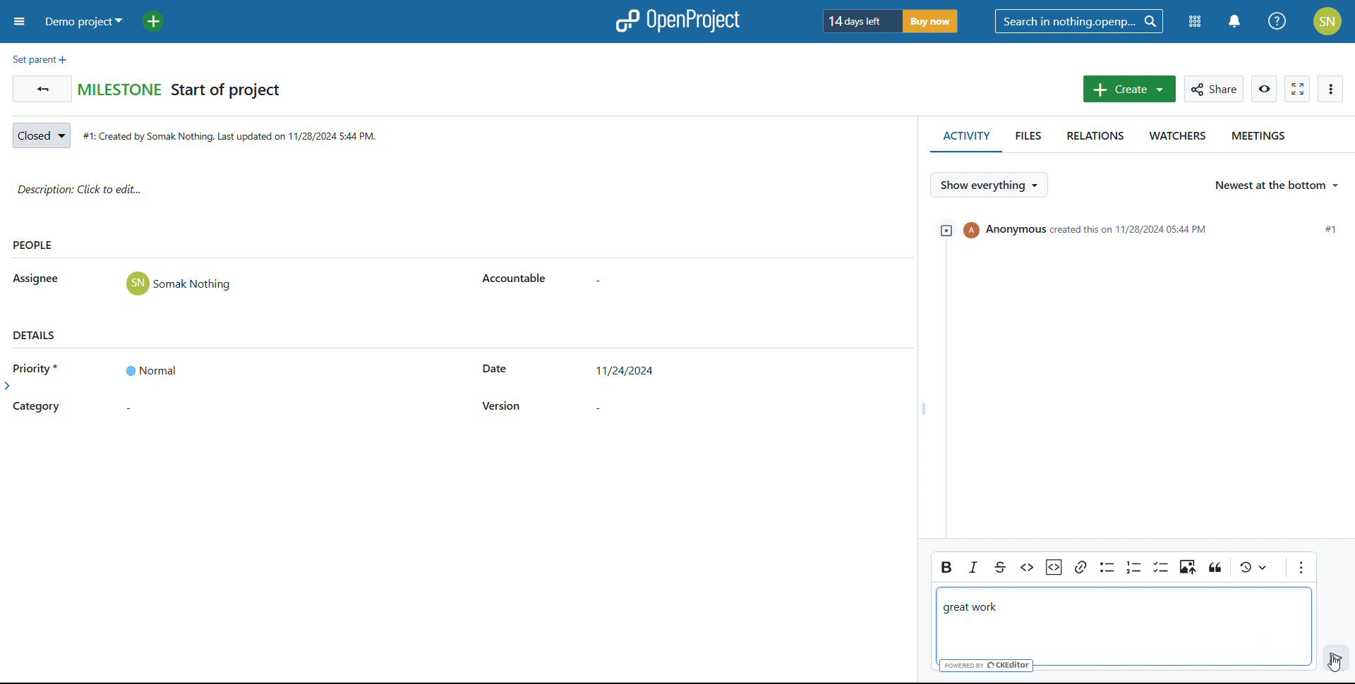 Image resolution: width=1355 pixels, height=684 pixels. I want to click on resize, so click(921, 408).